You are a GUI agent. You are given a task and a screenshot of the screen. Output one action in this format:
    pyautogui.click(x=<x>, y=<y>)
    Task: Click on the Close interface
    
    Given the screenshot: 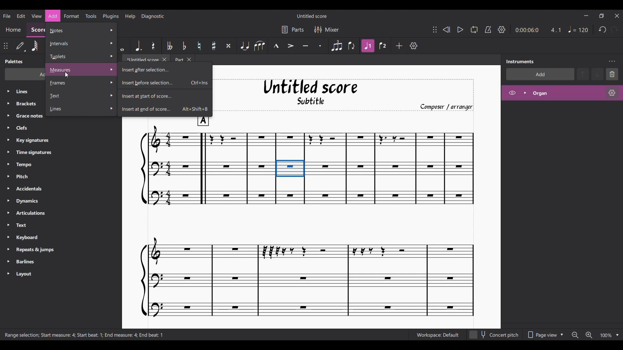 What is the action you would take?
    pyautogui.click(x=617, y=16)
    